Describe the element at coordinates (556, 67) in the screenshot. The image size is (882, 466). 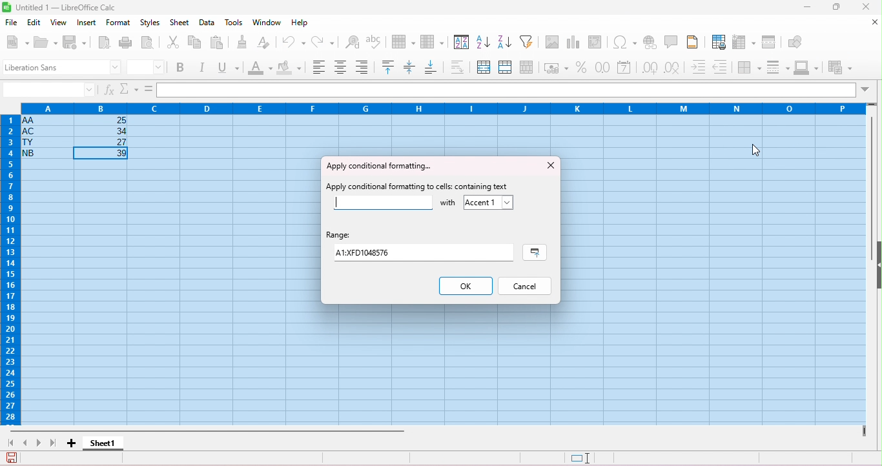
I see `format as currency` at that location.